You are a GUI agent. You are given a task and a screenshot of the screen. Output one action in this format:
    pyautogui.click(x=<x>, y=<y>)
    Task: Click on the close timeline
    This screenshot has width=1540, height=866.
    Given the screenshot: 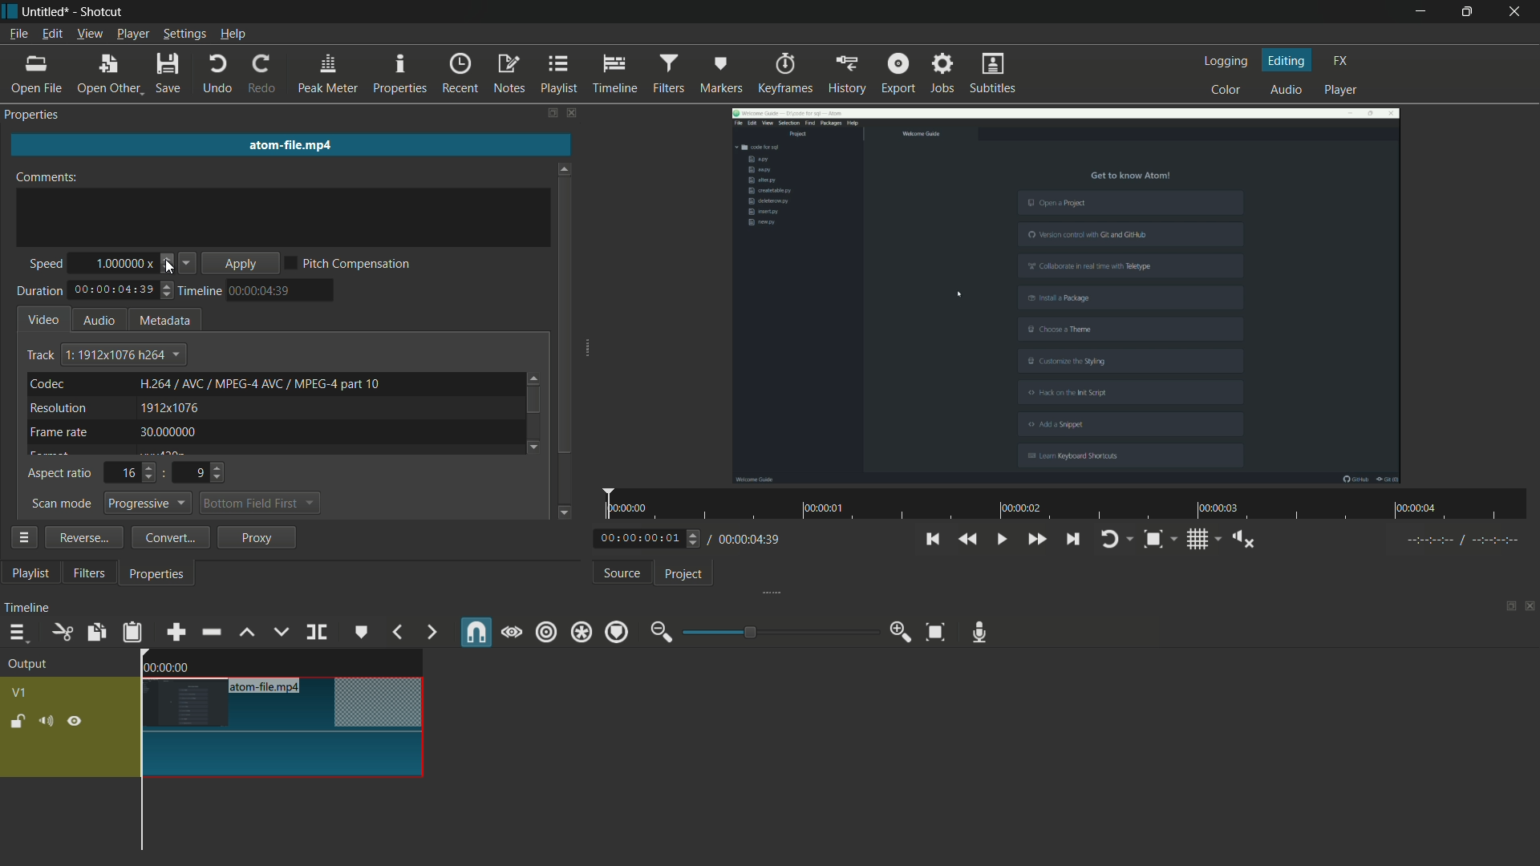 What is the action you would take?
    pyautogui.click(x=1530, y=605)
    